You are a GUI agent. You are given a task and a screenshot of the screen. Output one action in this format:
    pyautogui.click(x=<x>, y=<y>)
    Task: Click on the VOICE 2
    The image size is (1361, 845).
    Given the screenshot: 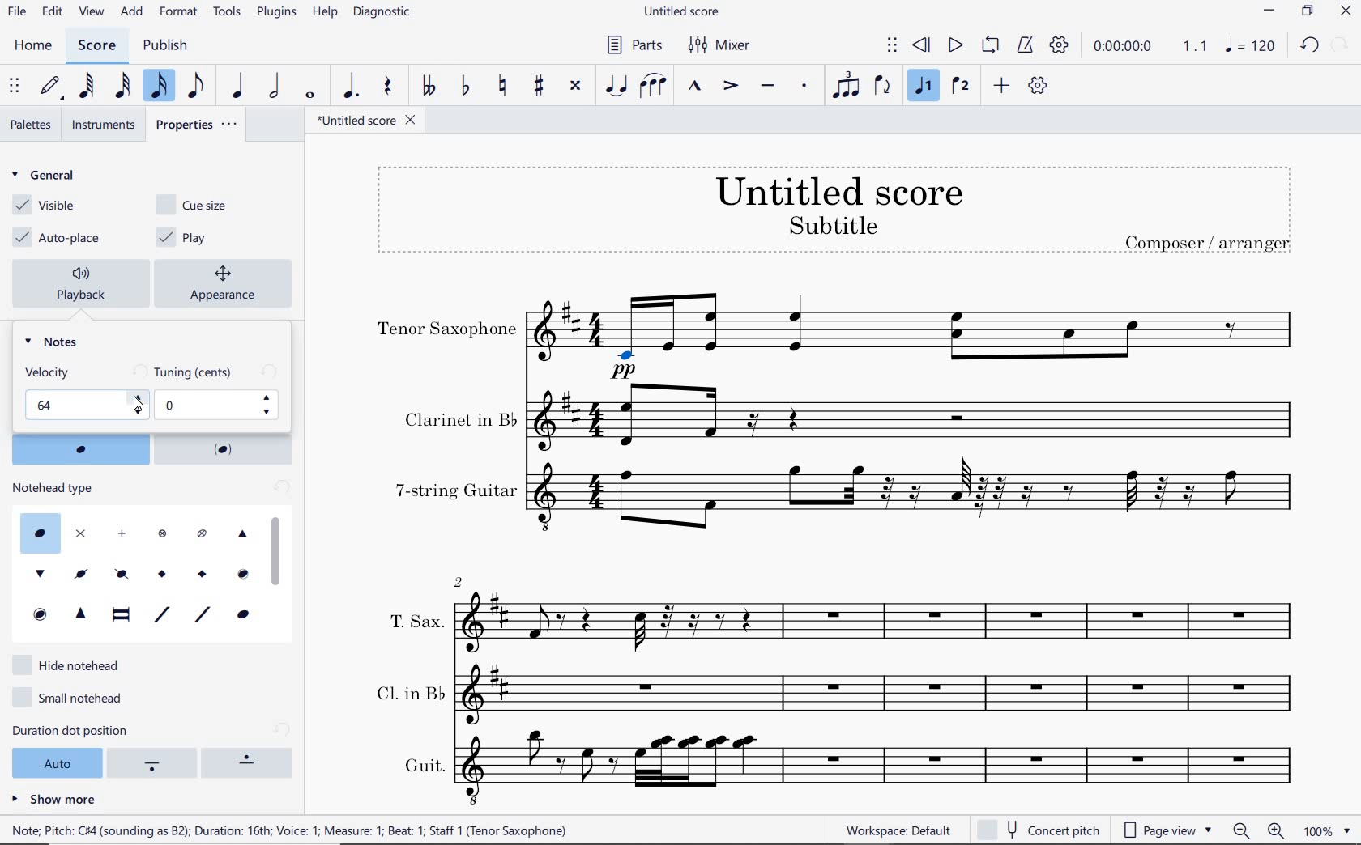 What is the action you would take?
    pyautogui.click(x=962, y=86)
    